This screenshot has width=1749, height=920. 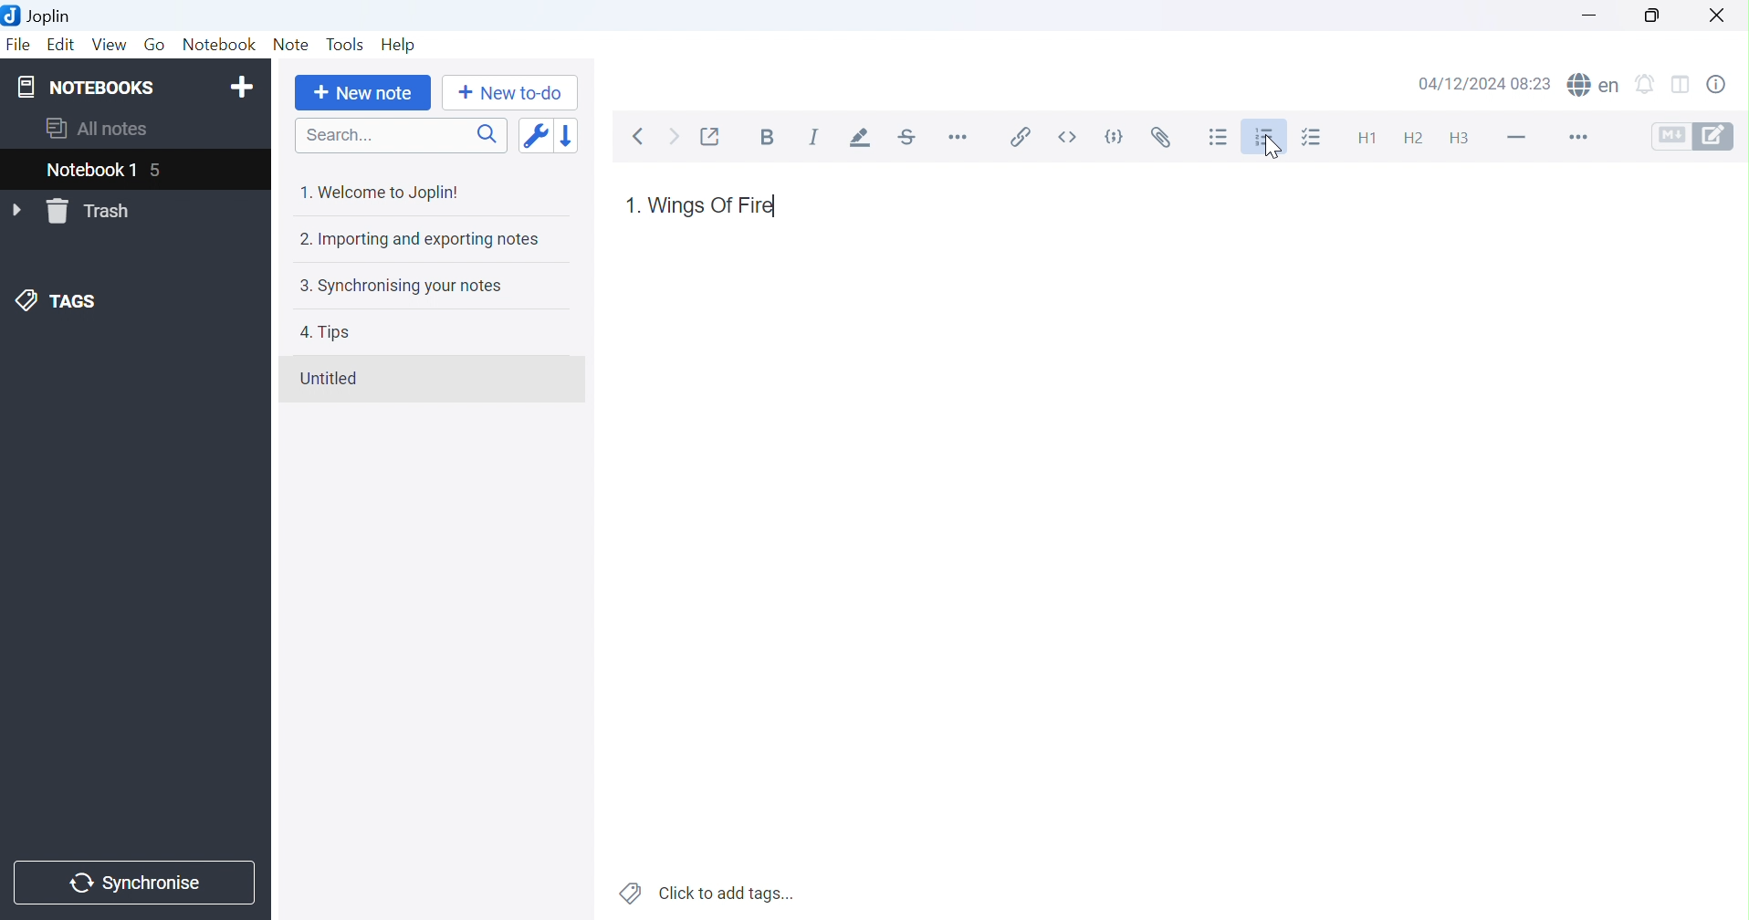 What do you see at coordinates (1363, 138) in the screenshot?
I see `Heading 1` at bounding box center [1363, 138].